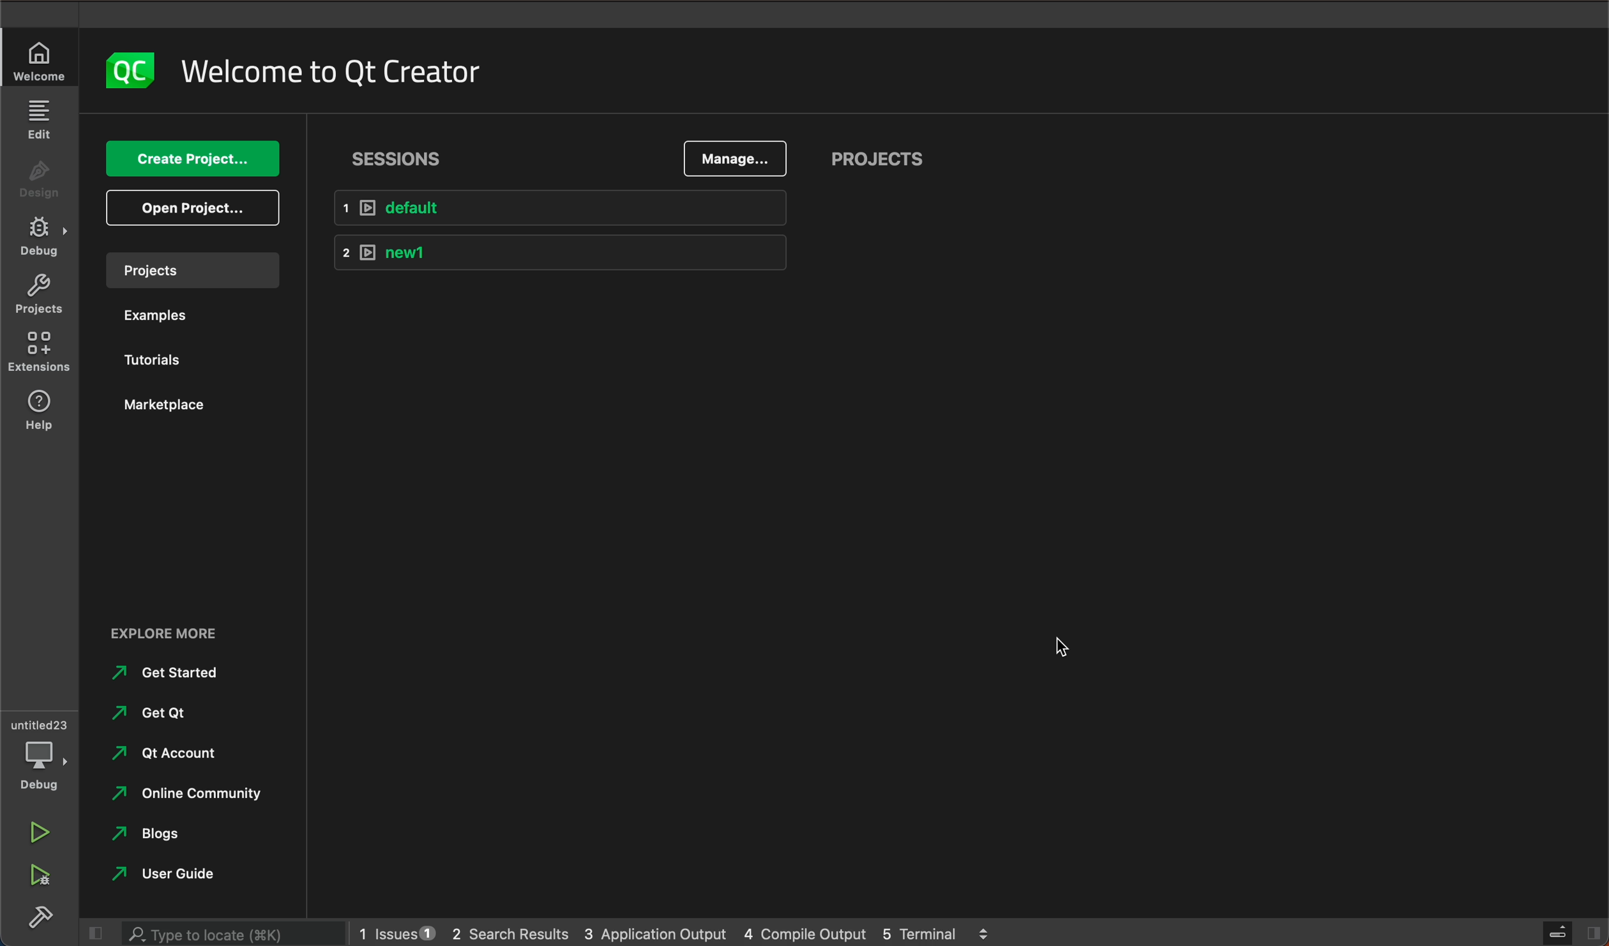 The width and height of the screenshot is (1609, 946). Describe the element at coordinates (510, 932) in the screenshot. I see `search results` at that location.